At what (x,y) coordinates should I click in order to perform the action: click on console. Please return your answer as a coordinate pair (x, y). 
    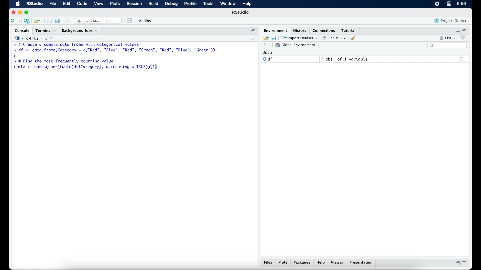
    Looking at the image, I should click on (21, 30).